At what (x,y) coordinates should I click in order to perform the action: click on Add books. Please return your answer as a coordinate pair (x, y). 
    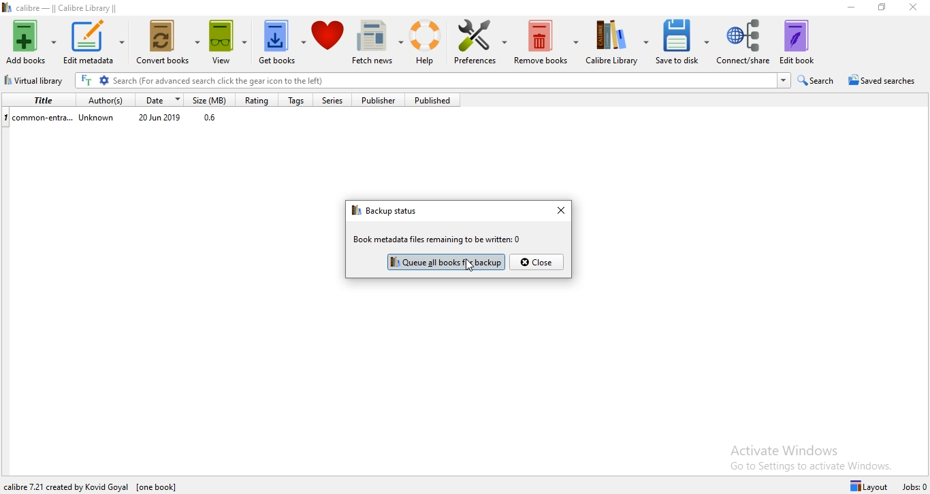
    Looking at the image, I should click on (30, 40).